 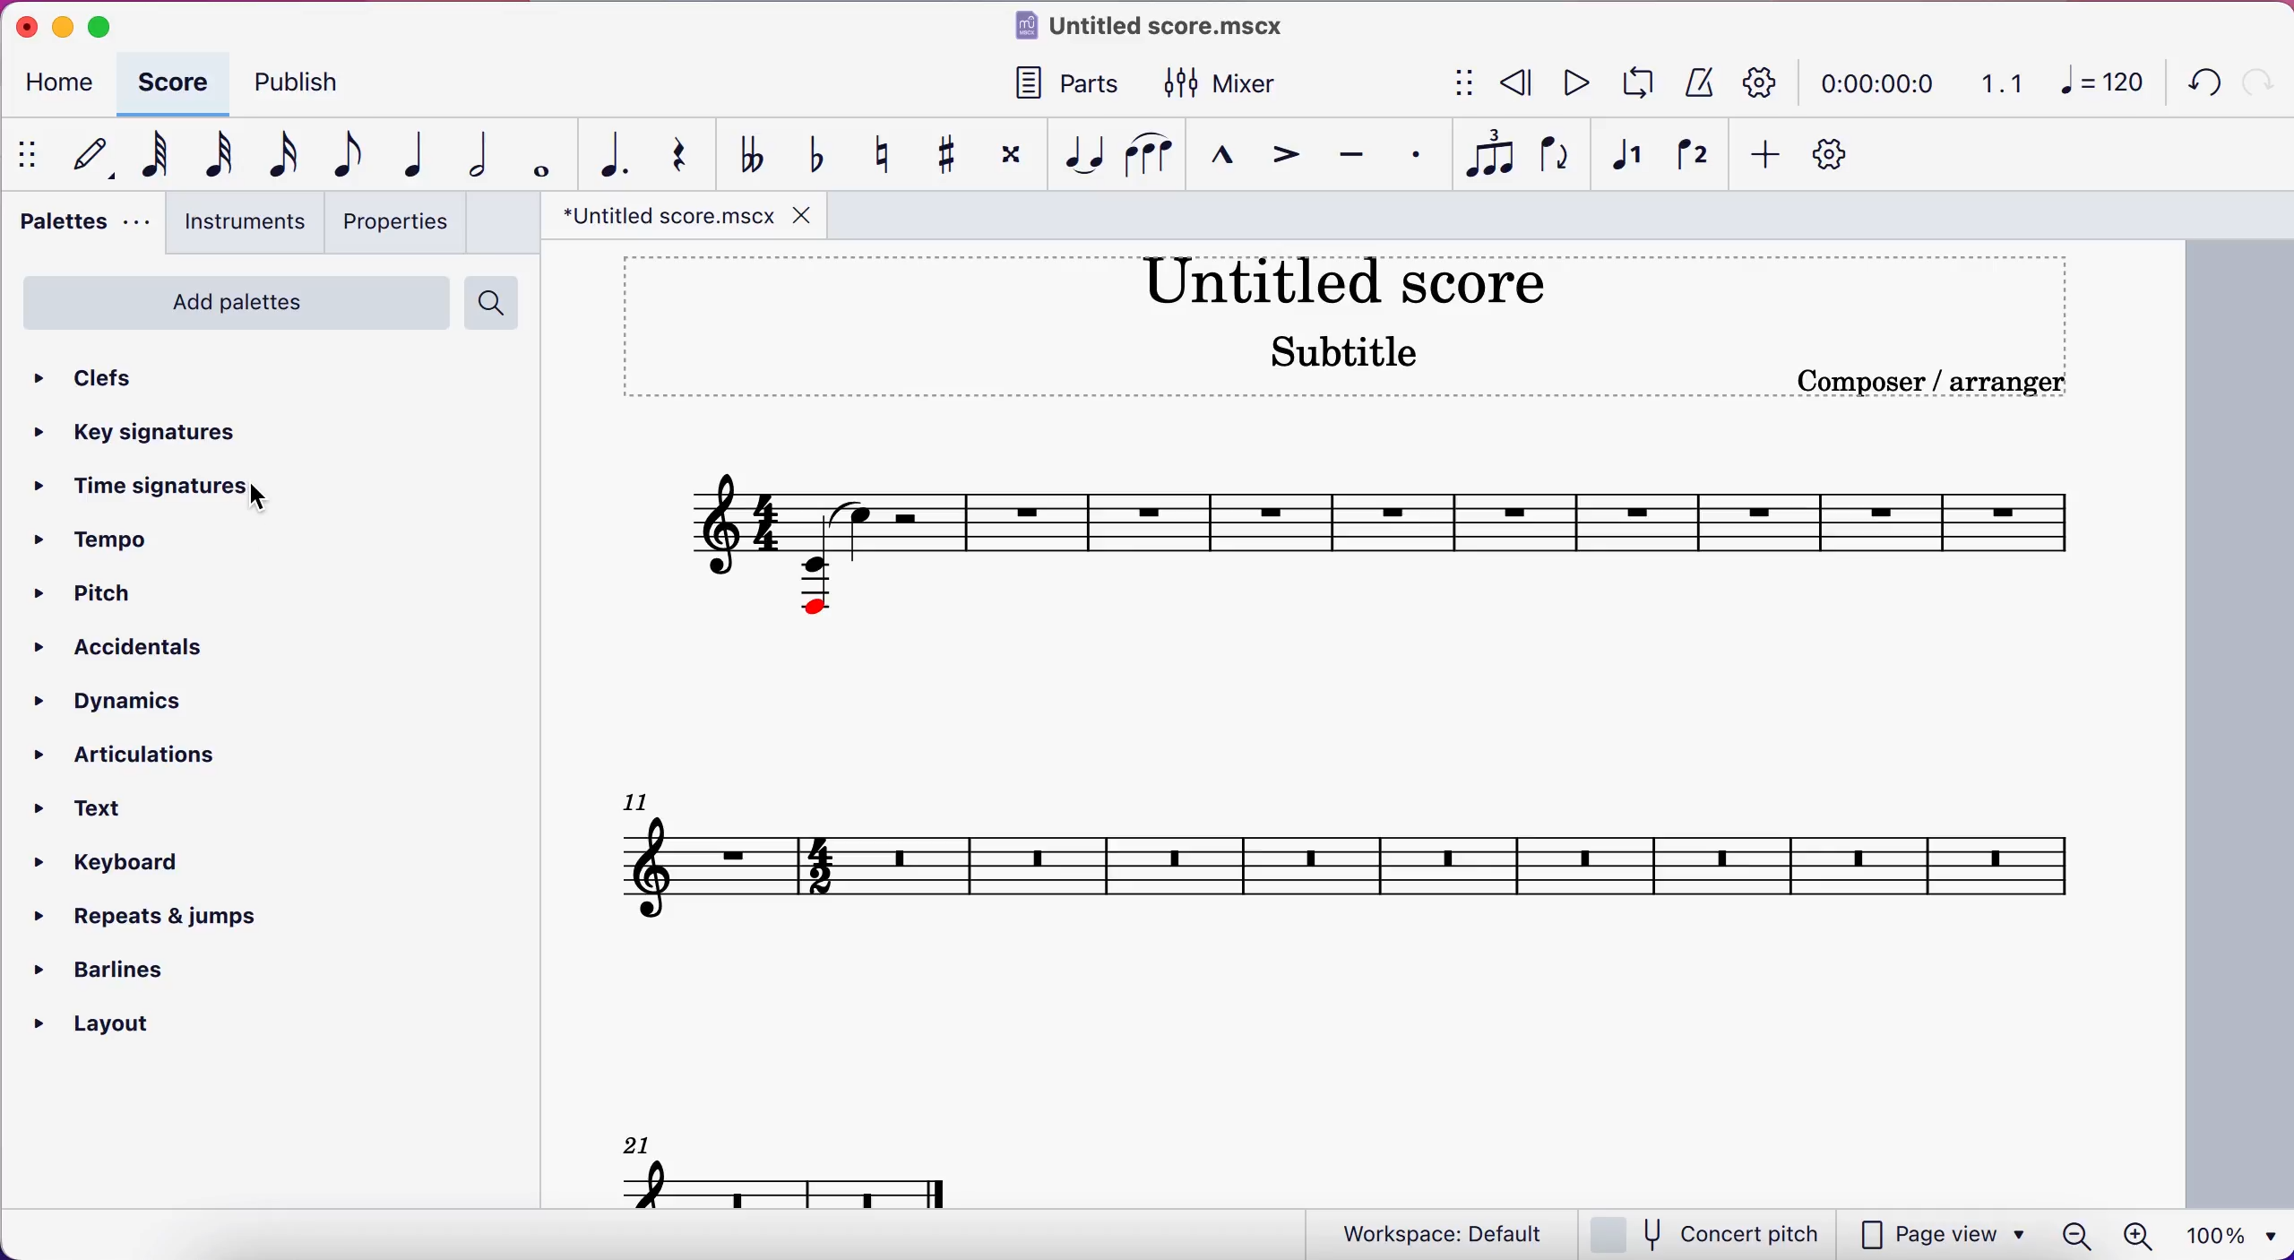 I want to click on mixer, so click(x=1223, y=82).